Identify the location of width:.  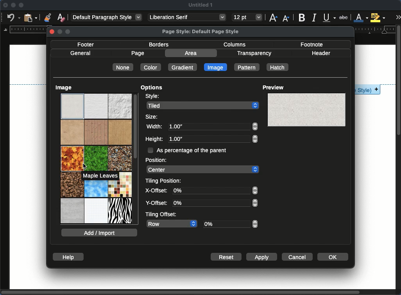
(154, 126).